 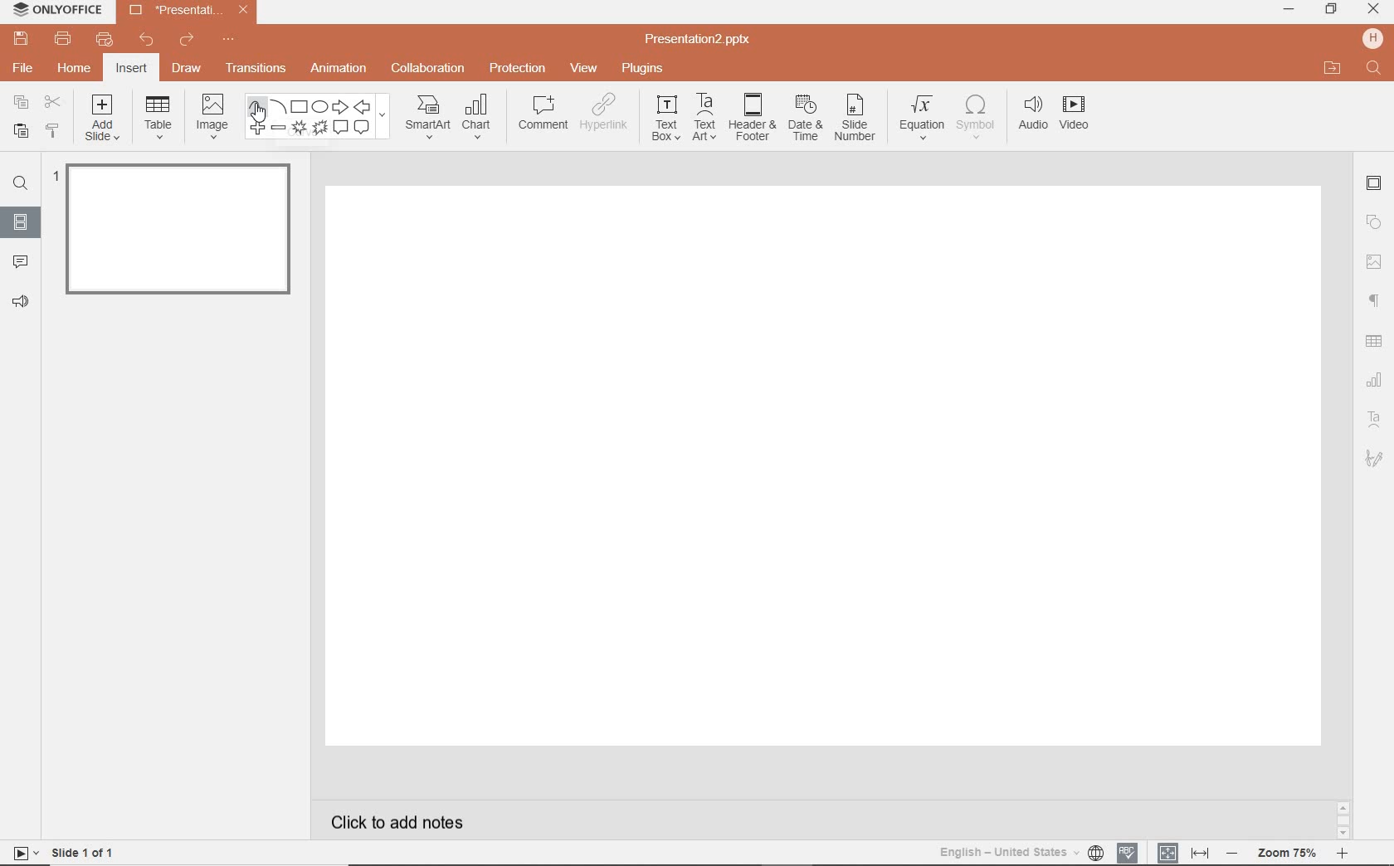 I want to click on PASTE, so click(x=19, y=130).